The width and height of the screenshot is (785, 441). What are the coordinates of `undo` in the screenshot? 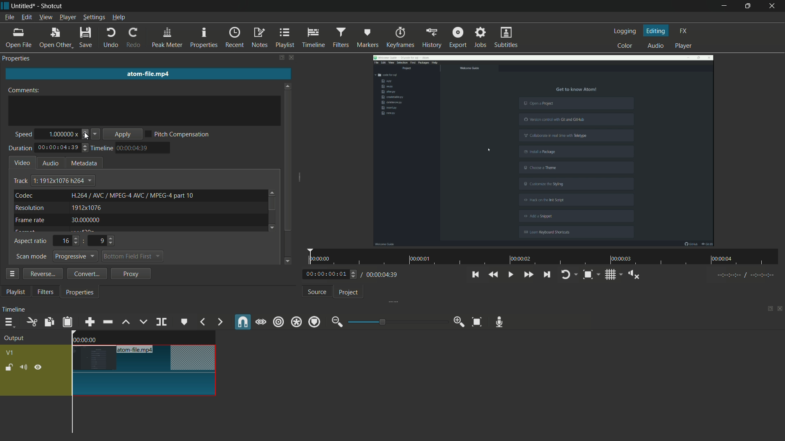 It's located at (110, 38).